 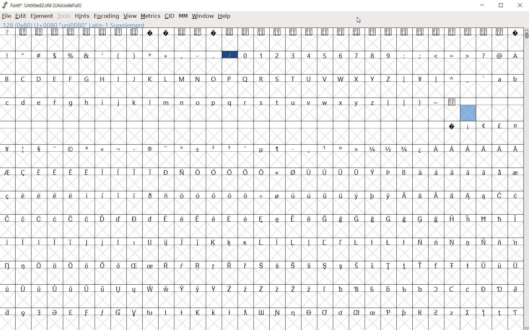 What do you see at coordinates (452, 78) in the screenshot?
I see `glyph` at bounding box center [452, 78].